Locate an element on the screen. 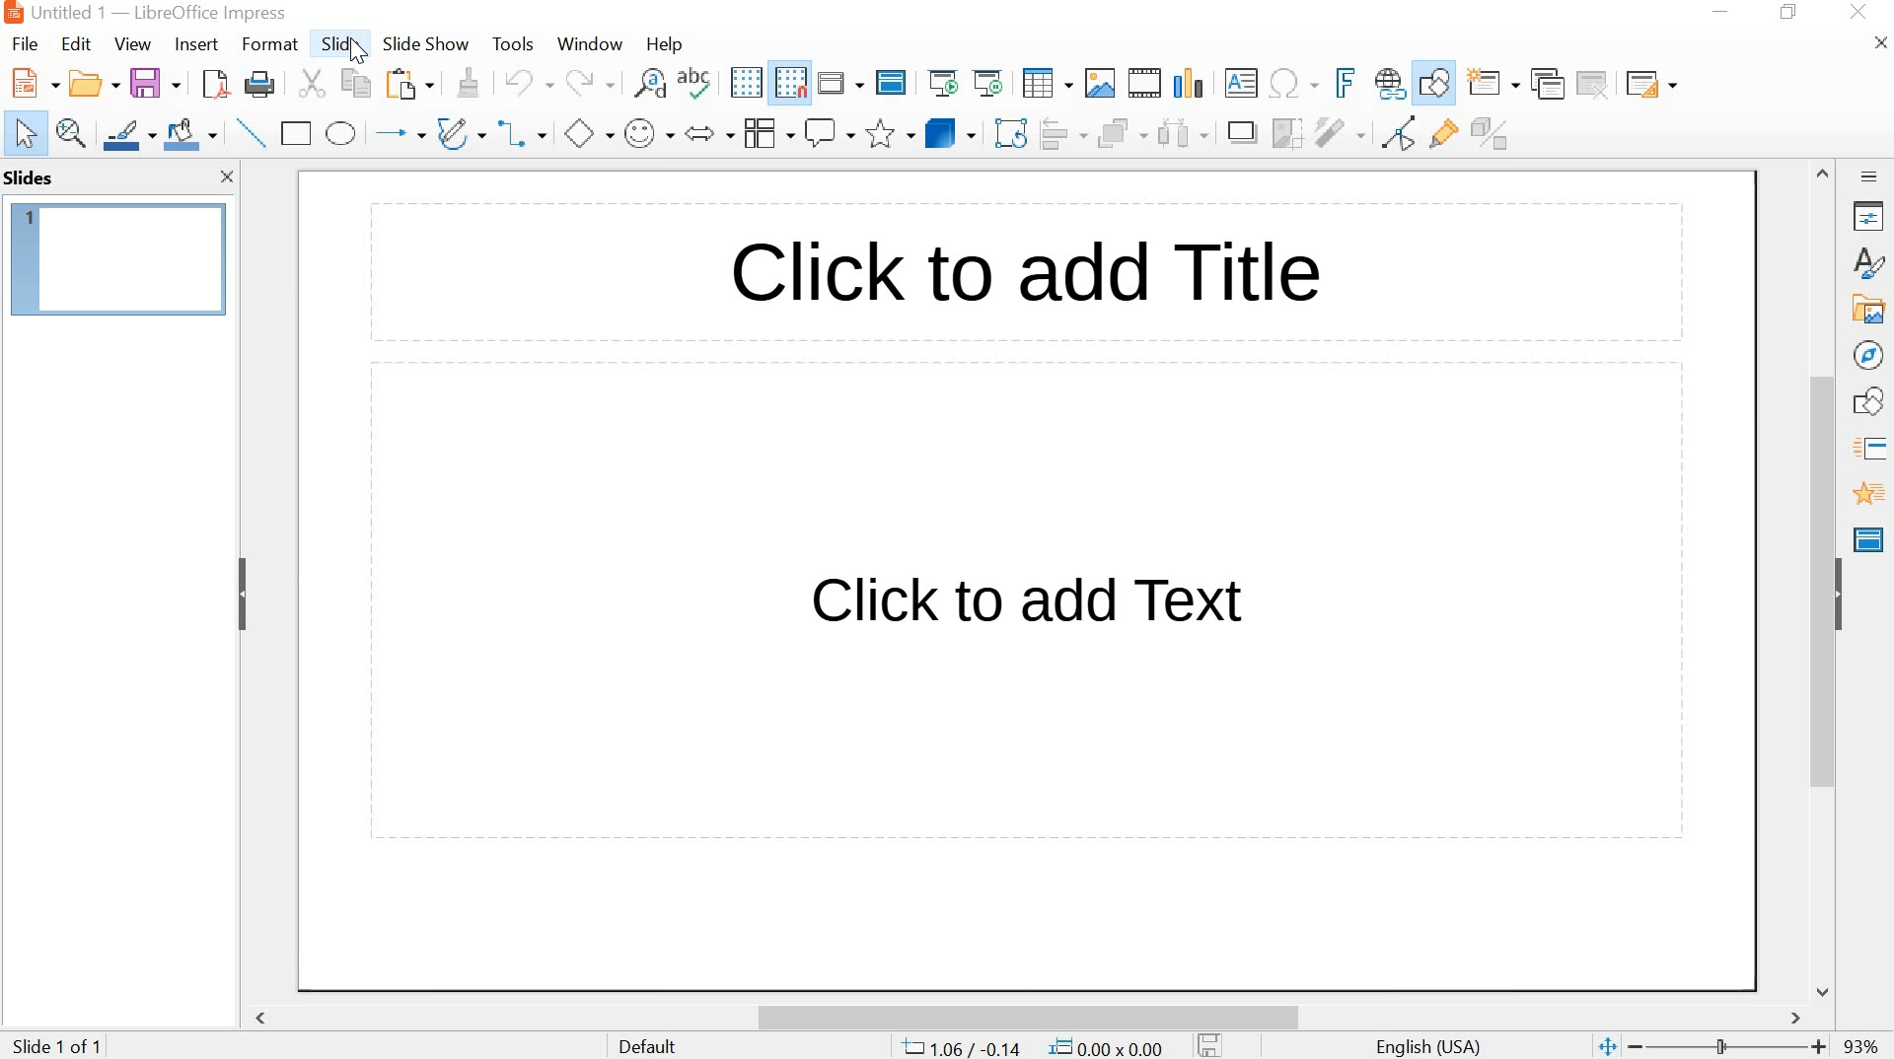 The height and width of the screenshot is (1059, 1894). TEXT LANGUAGE is located at coordinates (1430, 1045).